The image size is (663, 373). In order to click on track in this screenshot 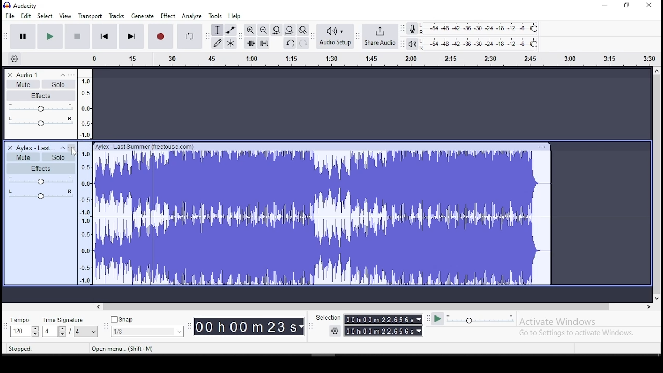, I will do `click(370, 213)`.